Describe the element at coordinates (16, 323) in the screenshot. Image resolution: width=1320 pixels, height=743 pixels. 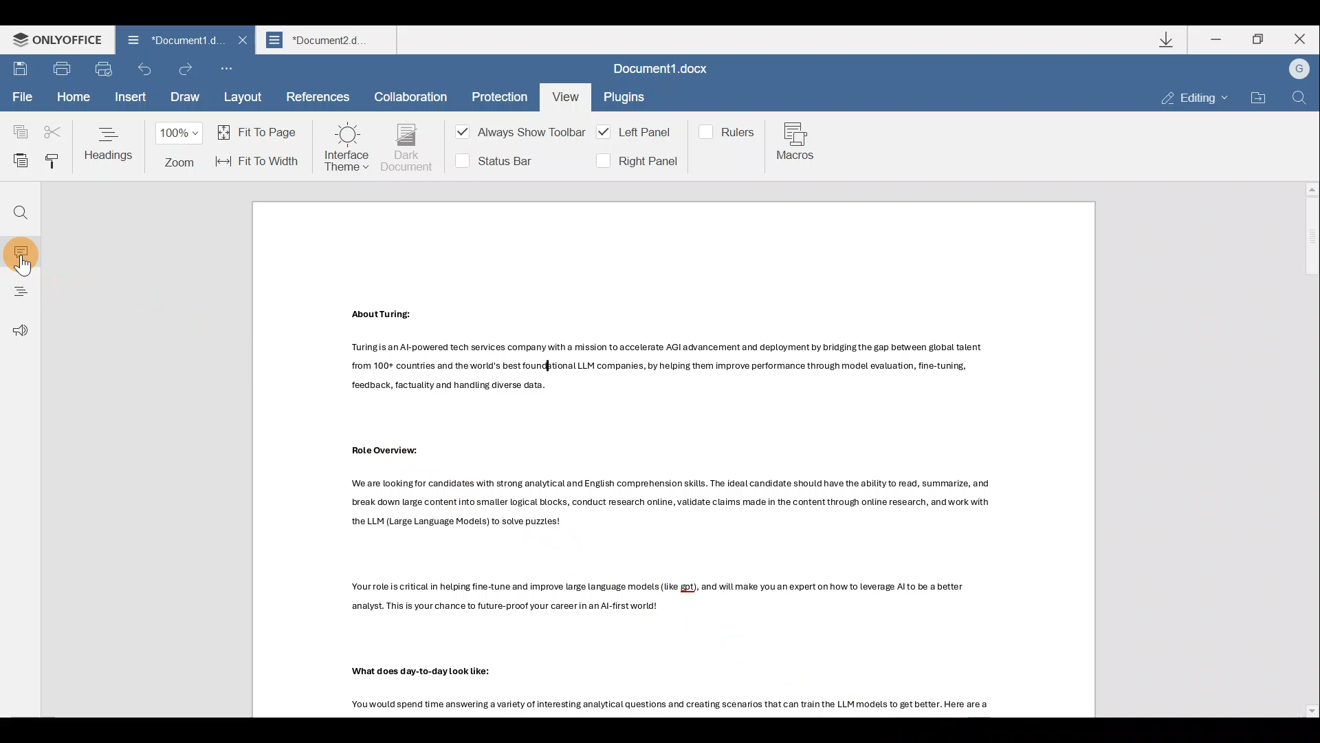
I see `Feedback & support` at that location.